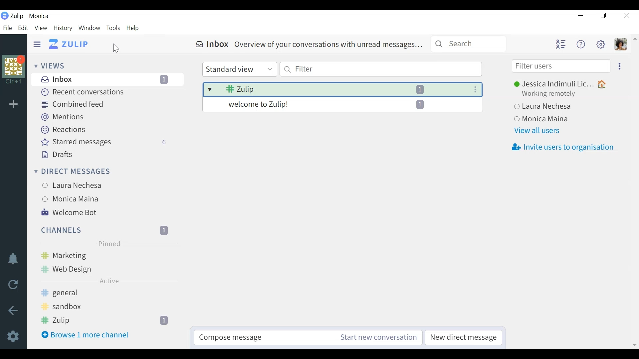  I want to click on Users, so click(79, 186).